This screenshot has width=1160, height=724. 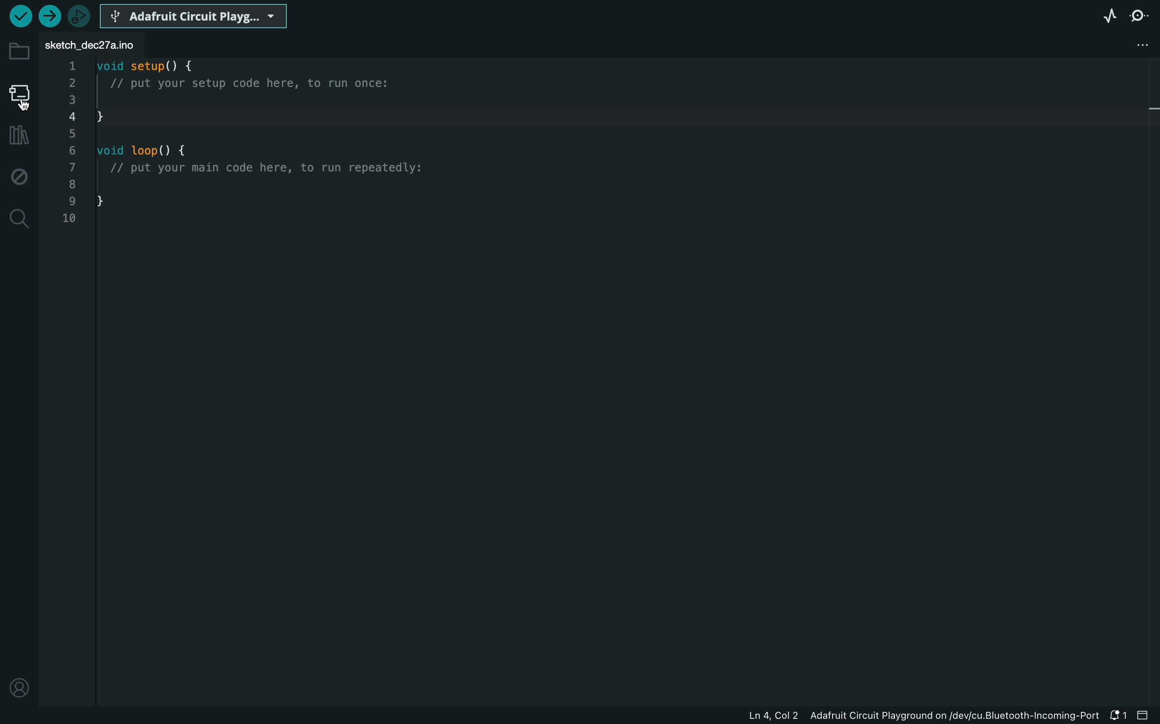 What do you see at coordinates (19, 687) in the screenshot?
I see `profile` at bounding box center [19, 687].